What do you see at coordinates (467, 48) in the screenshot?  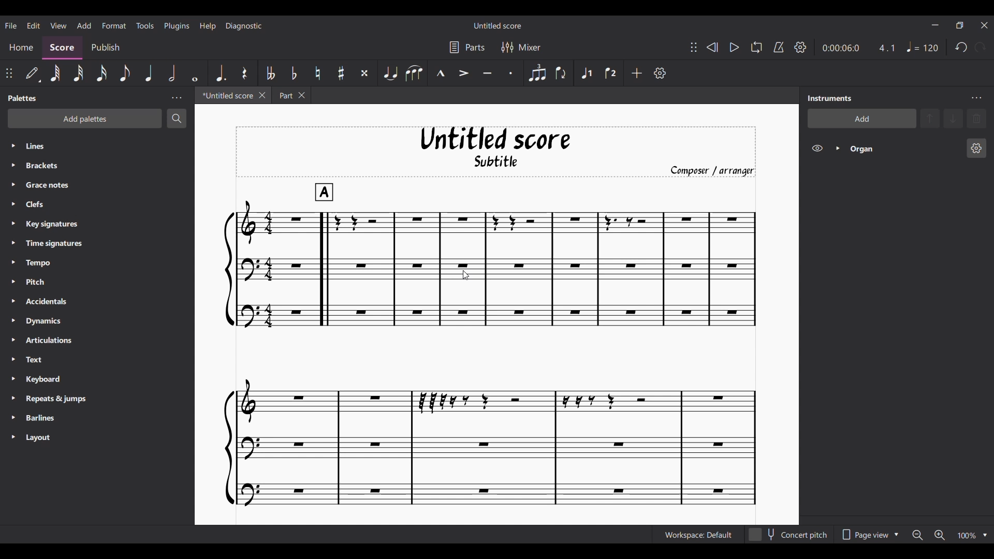 I see `Parts` at bounding box center [467, 48].